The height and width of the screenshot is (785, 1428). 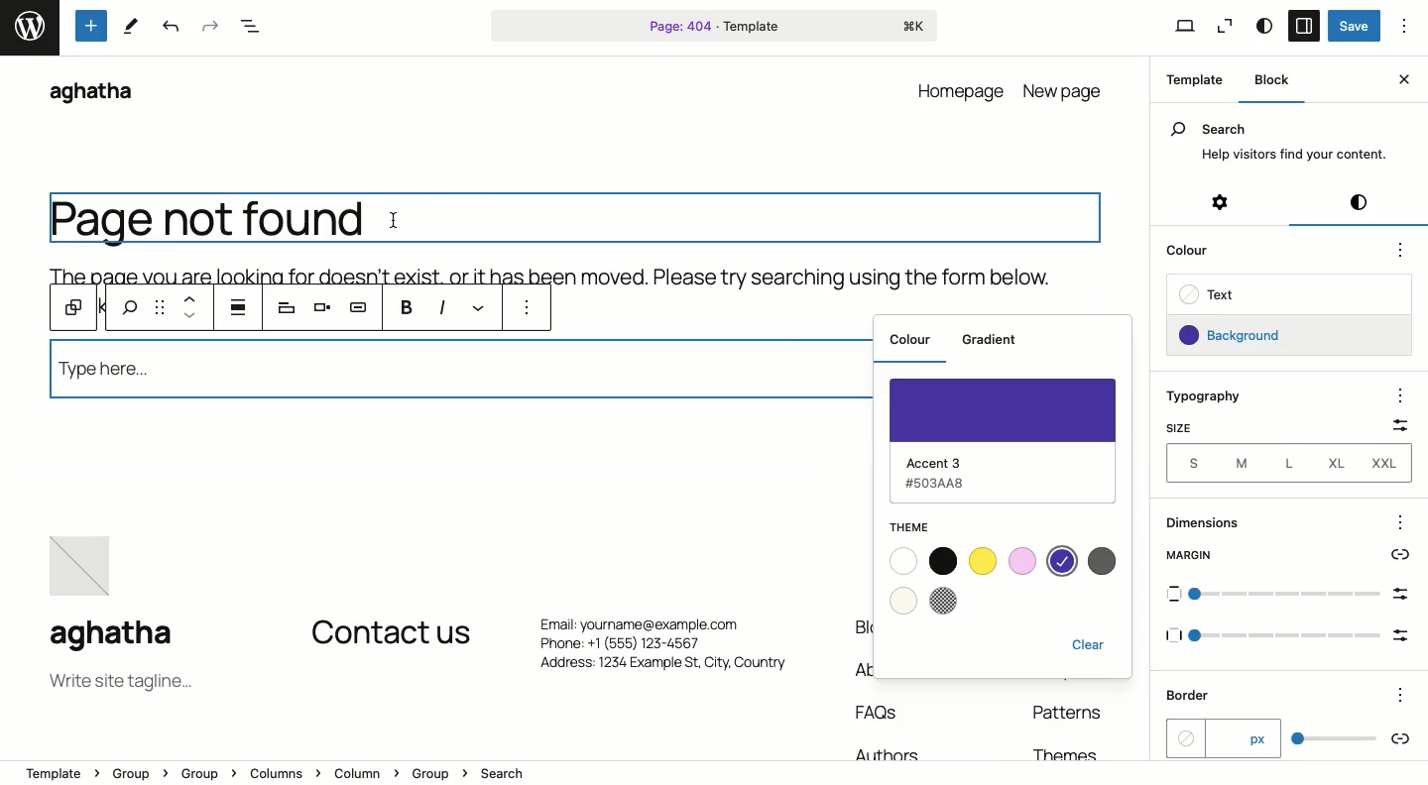 I want to click on aghatha, so click(x=128, y=637).